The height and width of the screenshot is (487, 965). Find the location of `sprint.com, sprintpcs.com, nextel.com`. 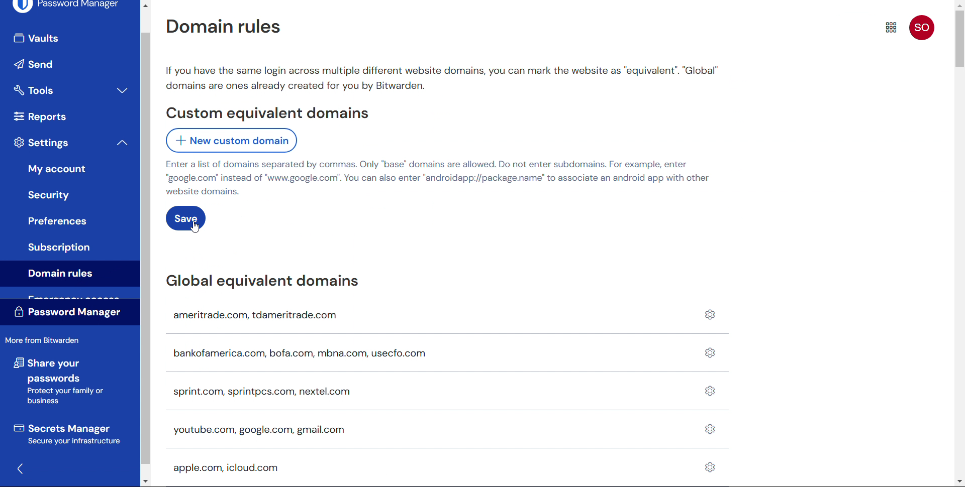

sprint.com, sprintpcs.com, nextel.com is located at coordinates (262, 393).